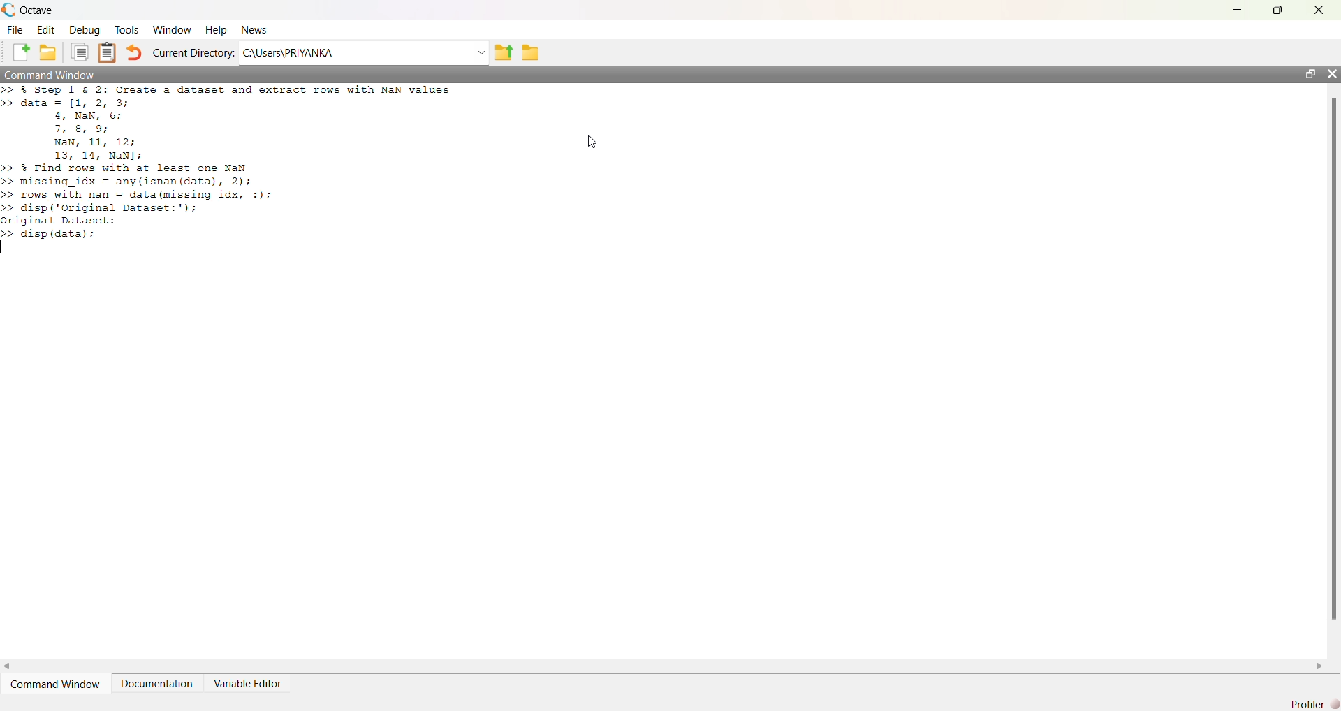  Describe the element at coordinates (1320, 10) in the screenshot. I see `close` at that location.